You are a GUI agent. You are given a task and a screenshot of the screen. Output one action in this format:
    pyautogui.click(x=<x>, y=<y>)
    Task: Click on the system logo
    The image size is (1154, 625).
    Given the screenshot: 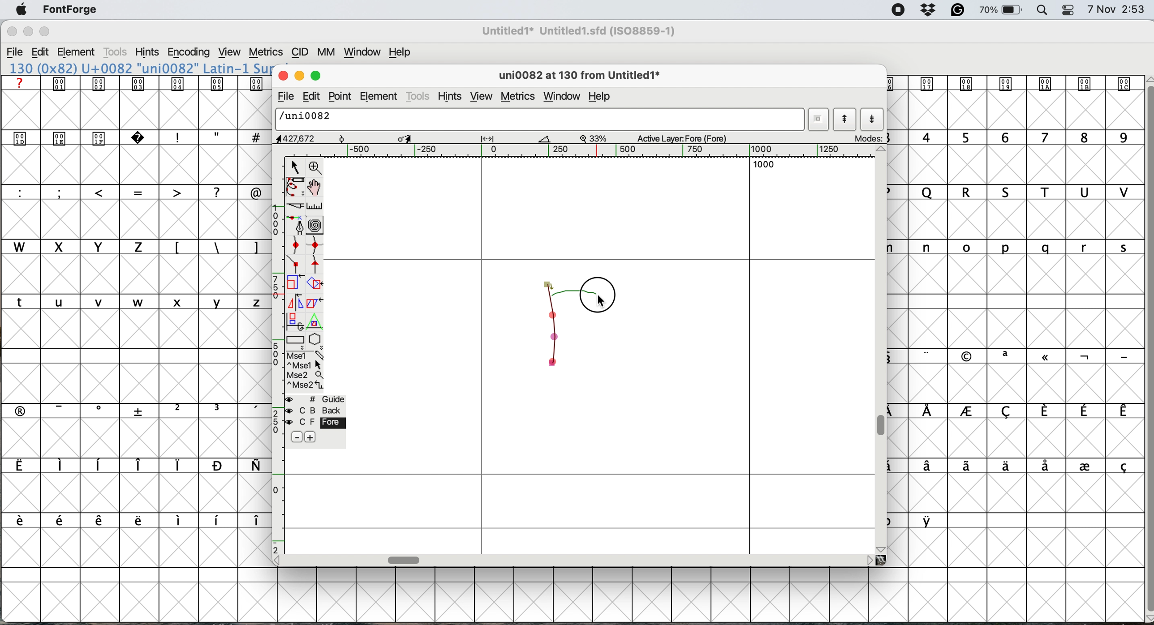 What is the action you would take?
    pyautogui.click(x=18, y=10)
    